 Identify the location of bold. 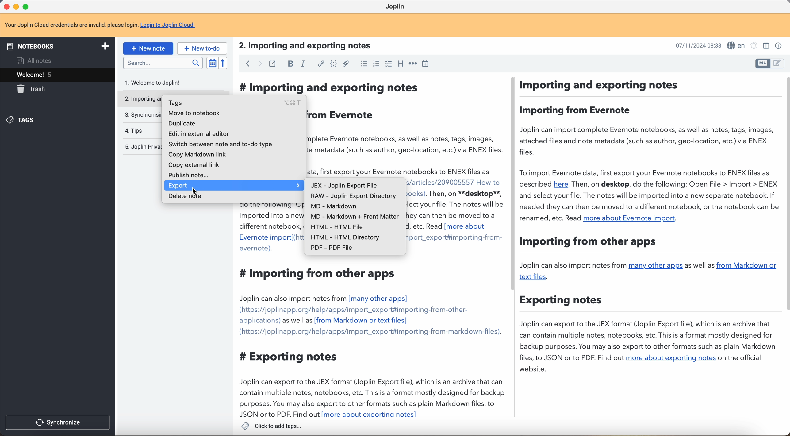
(291, 63).